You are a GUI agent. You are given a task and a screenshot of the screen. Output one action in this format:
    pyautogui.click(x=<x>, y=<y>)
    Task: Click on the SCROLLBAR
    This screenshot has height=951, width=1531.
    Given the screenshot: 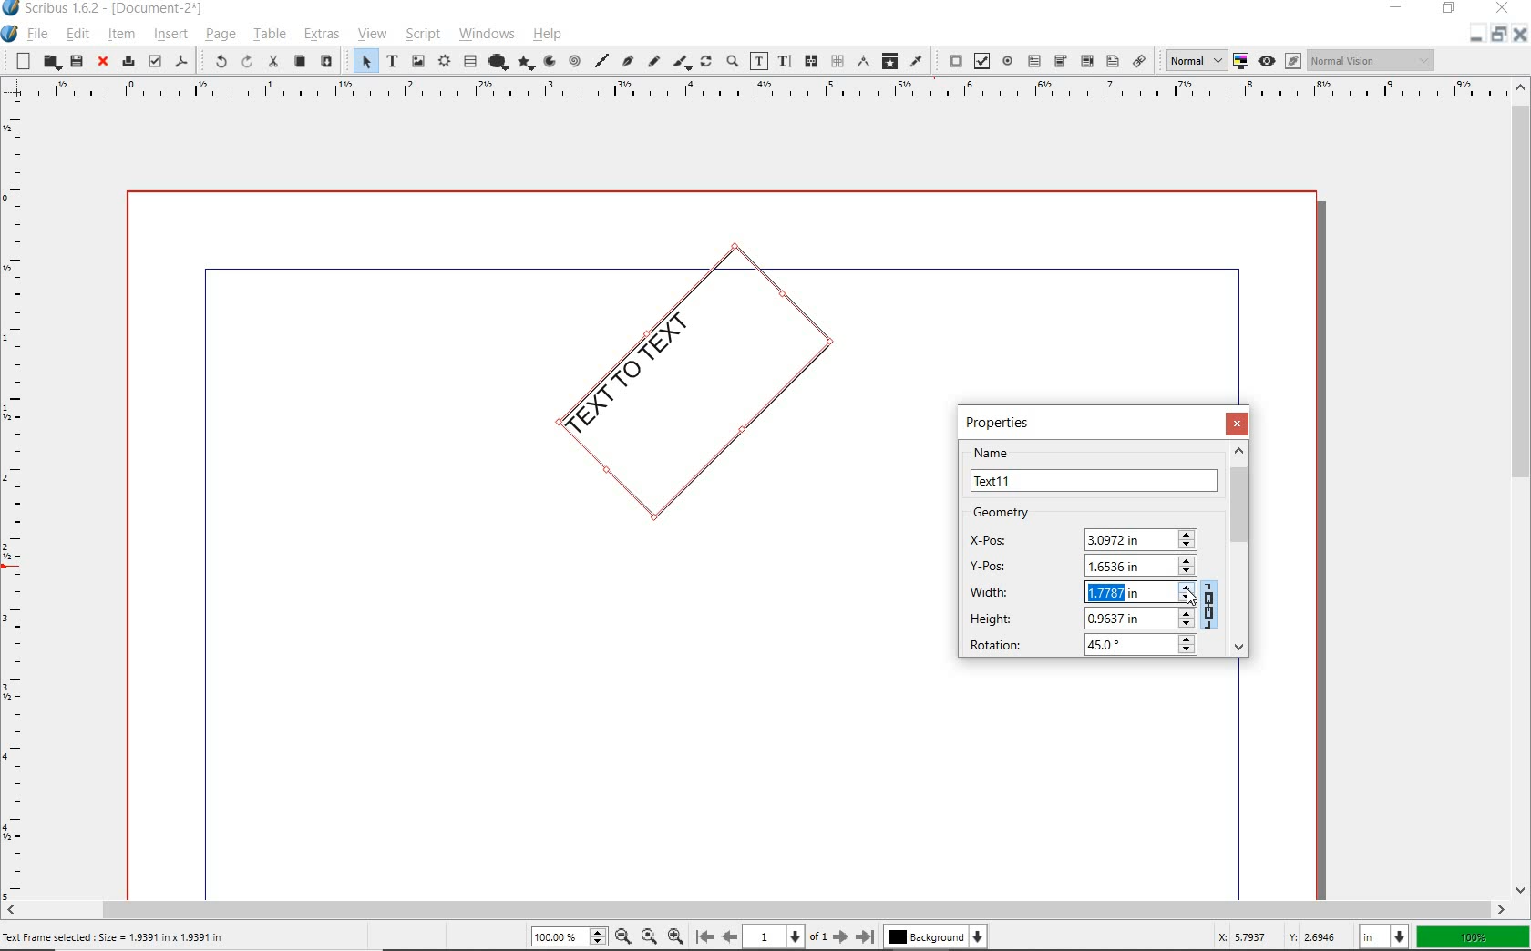 What is the action you would take?
    pyautogui.click(x=1241, y=549)
    